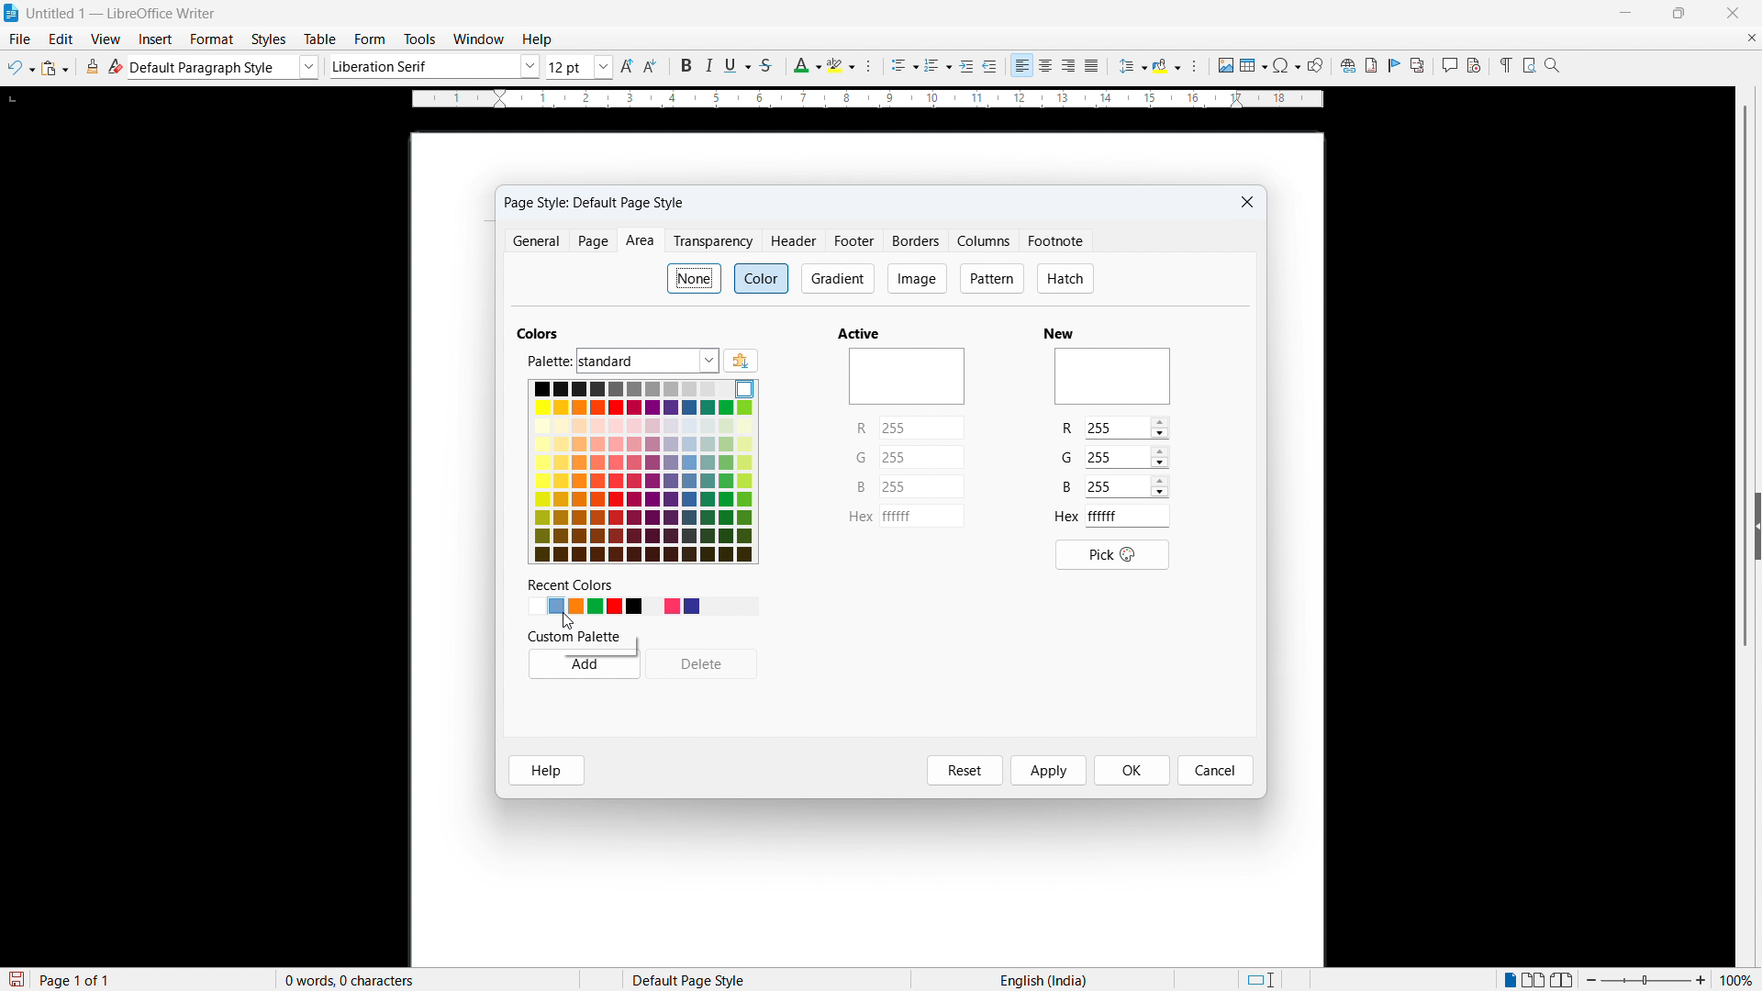 The image size is (1762, 991). I want to click on Add table , so click(1254, 65).